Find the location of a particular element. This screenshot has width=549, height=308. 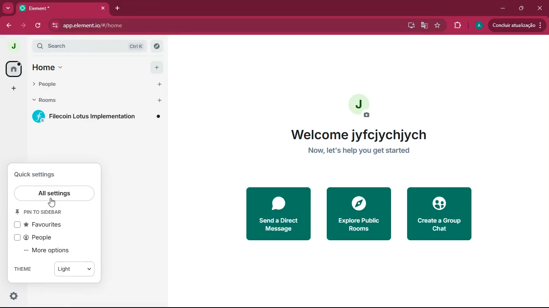

explore is located at coordinates (361, 213).